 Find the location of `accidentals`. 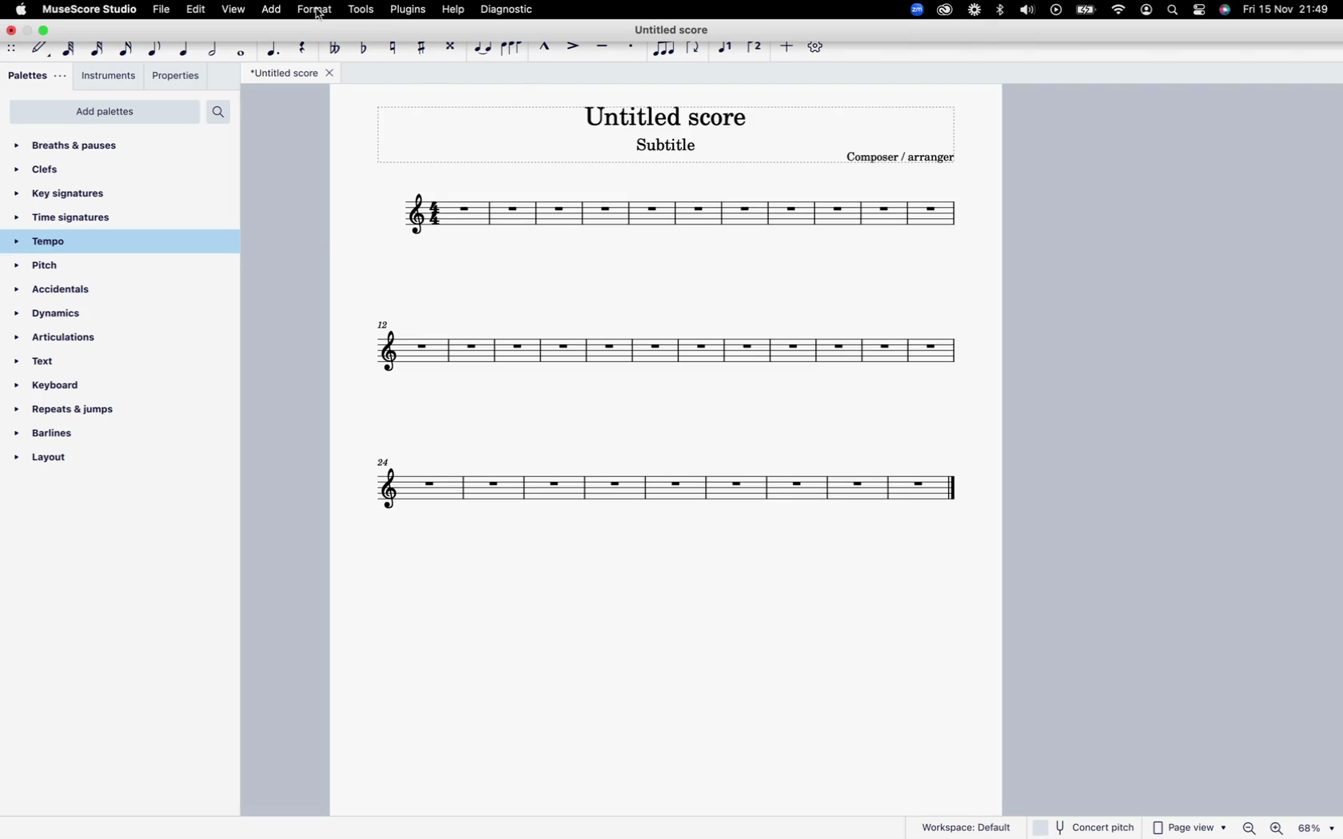

accidentals is located at coordinates (66, 293).